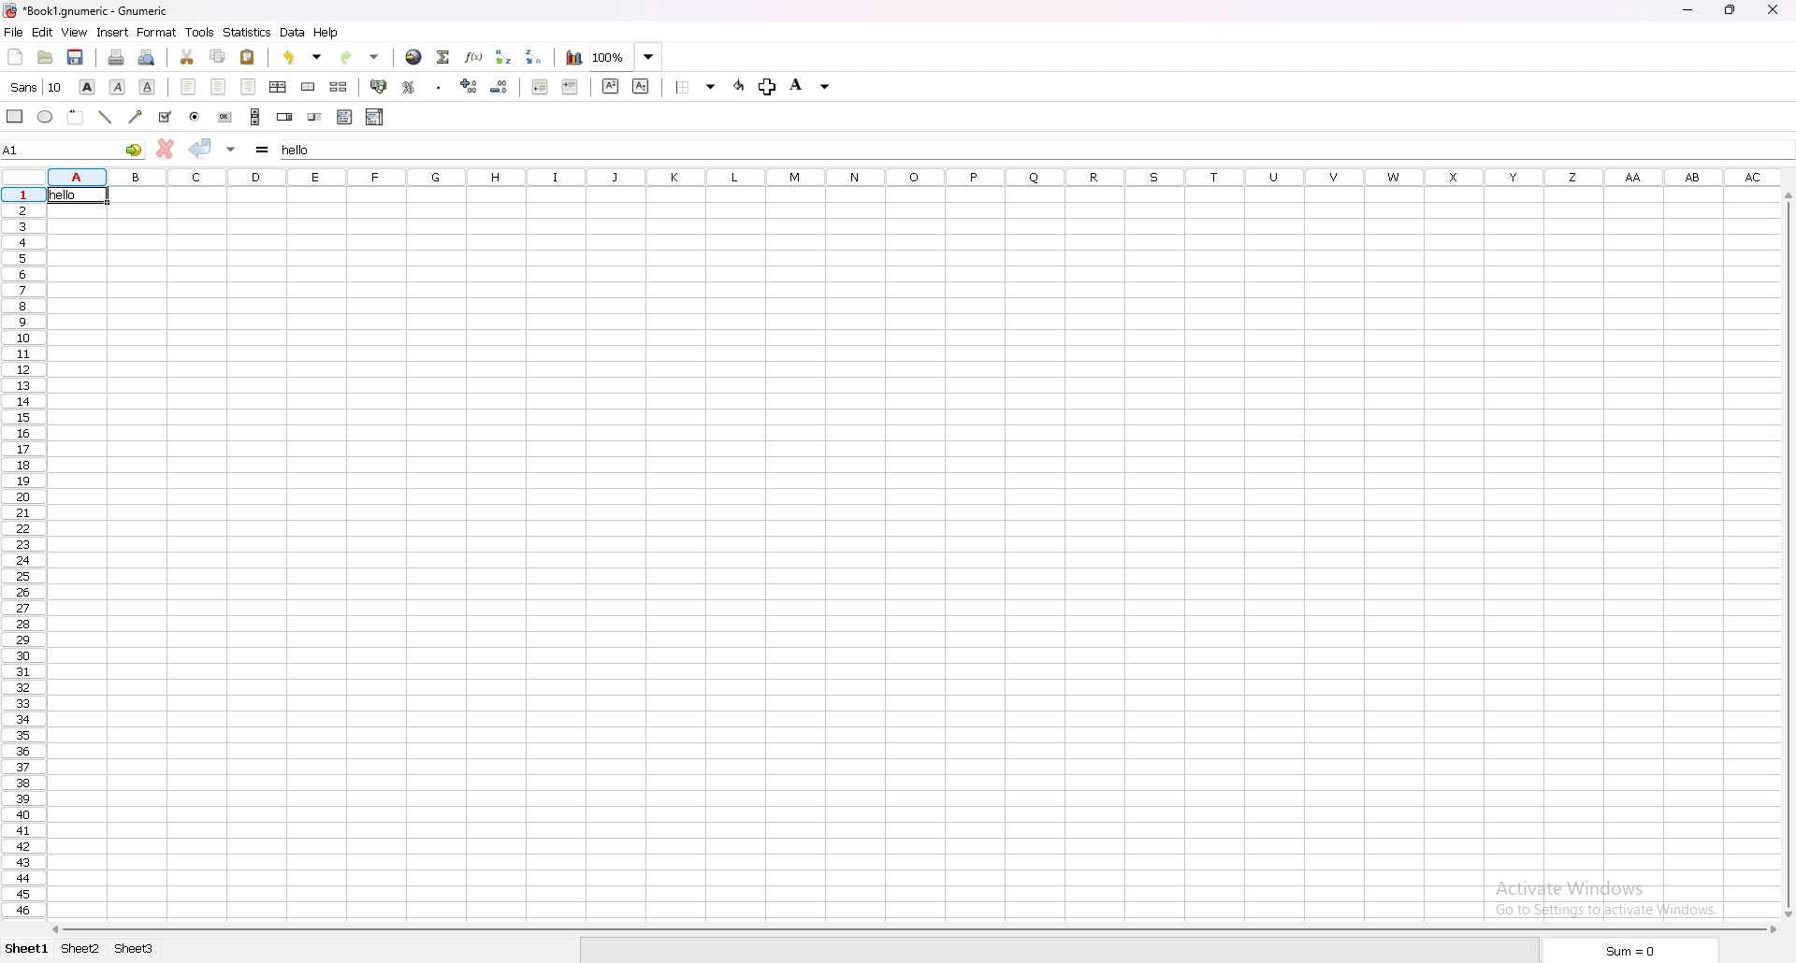  What do you see at coordinates (249, 57) in the screenshot?
I see `paste` at bounding box center [249, 57].